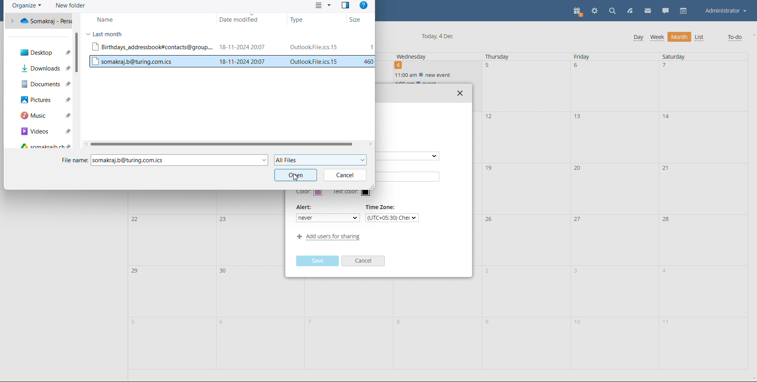 The height and width of the screenshot is (382, 757). I want to click on select file type, so click(319, 160).